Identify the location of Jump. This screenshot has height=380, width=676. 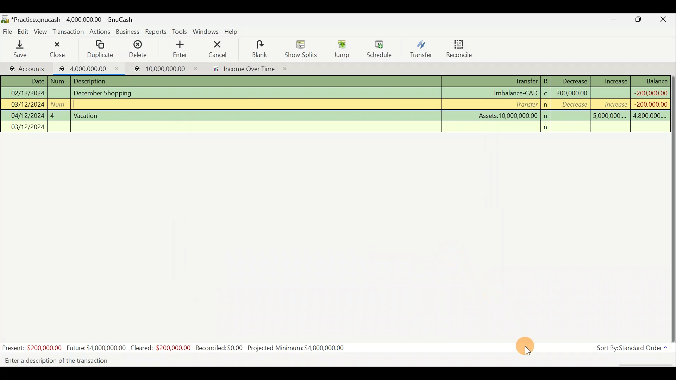
(339, 49).